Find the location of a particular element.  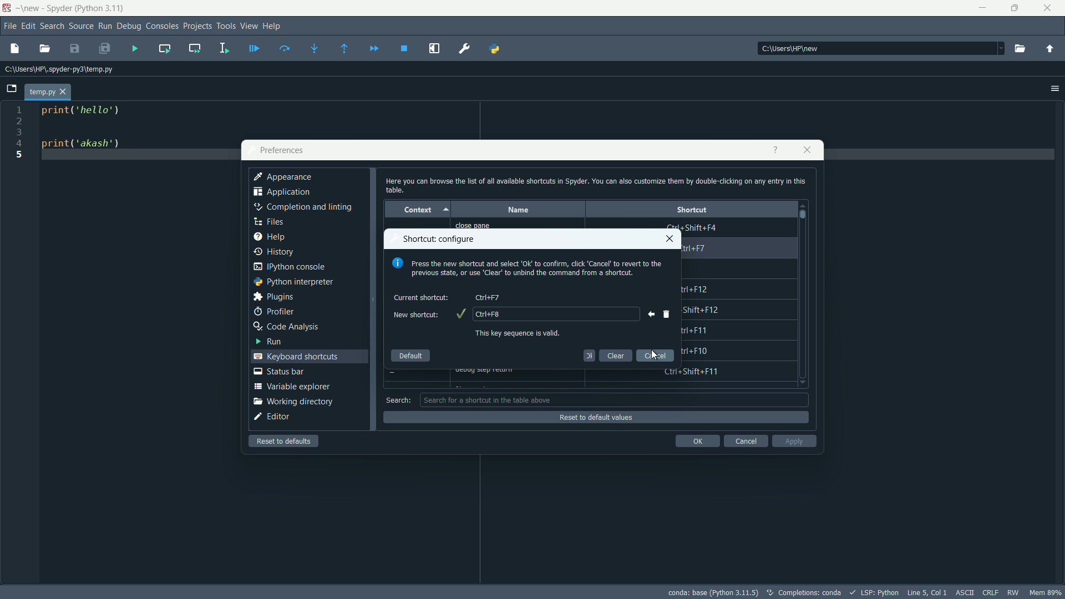

keyboard shortcut is located at coordinates (488, 297).